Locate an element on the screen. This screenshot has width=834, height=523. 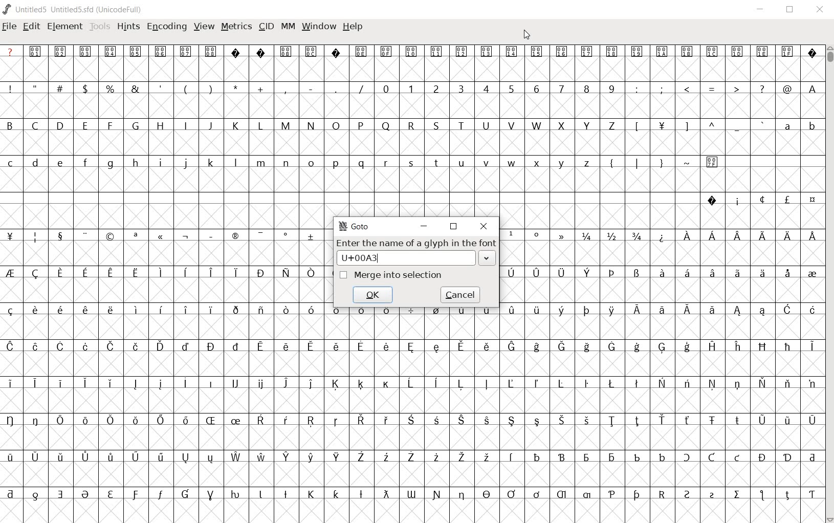
Symbol is located at coordinates (36, 273).